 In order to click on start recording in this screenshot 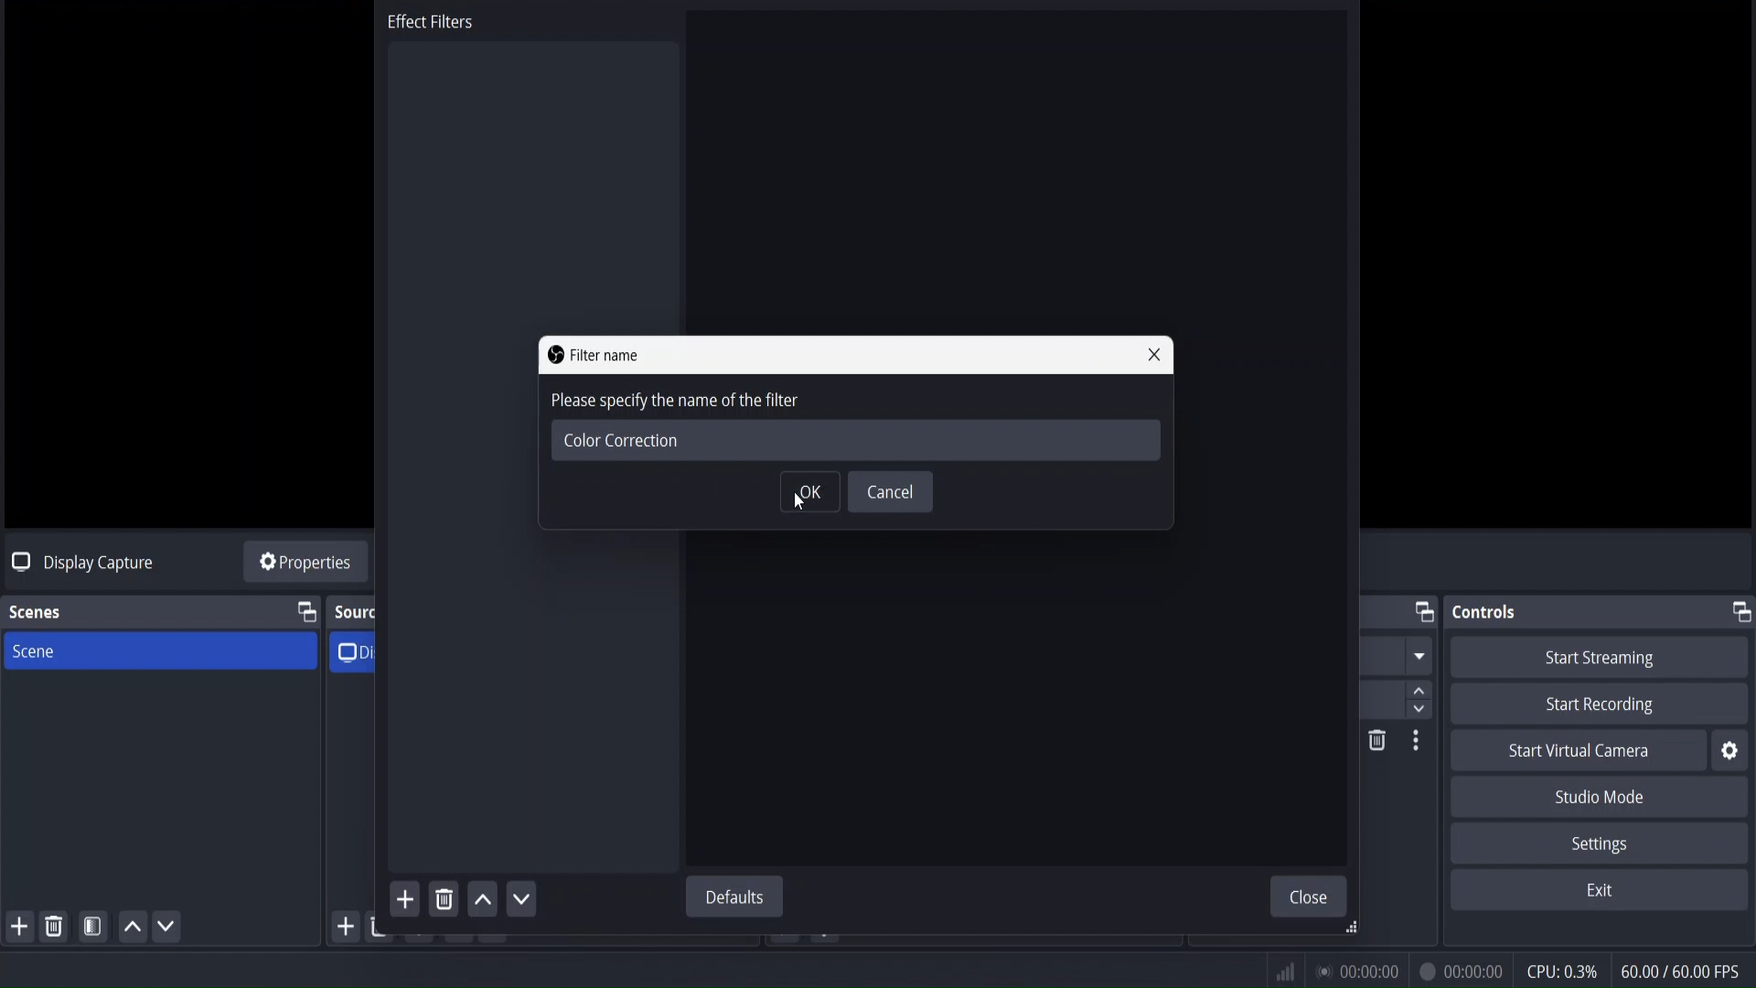, I will do `click(1604, 705)`.